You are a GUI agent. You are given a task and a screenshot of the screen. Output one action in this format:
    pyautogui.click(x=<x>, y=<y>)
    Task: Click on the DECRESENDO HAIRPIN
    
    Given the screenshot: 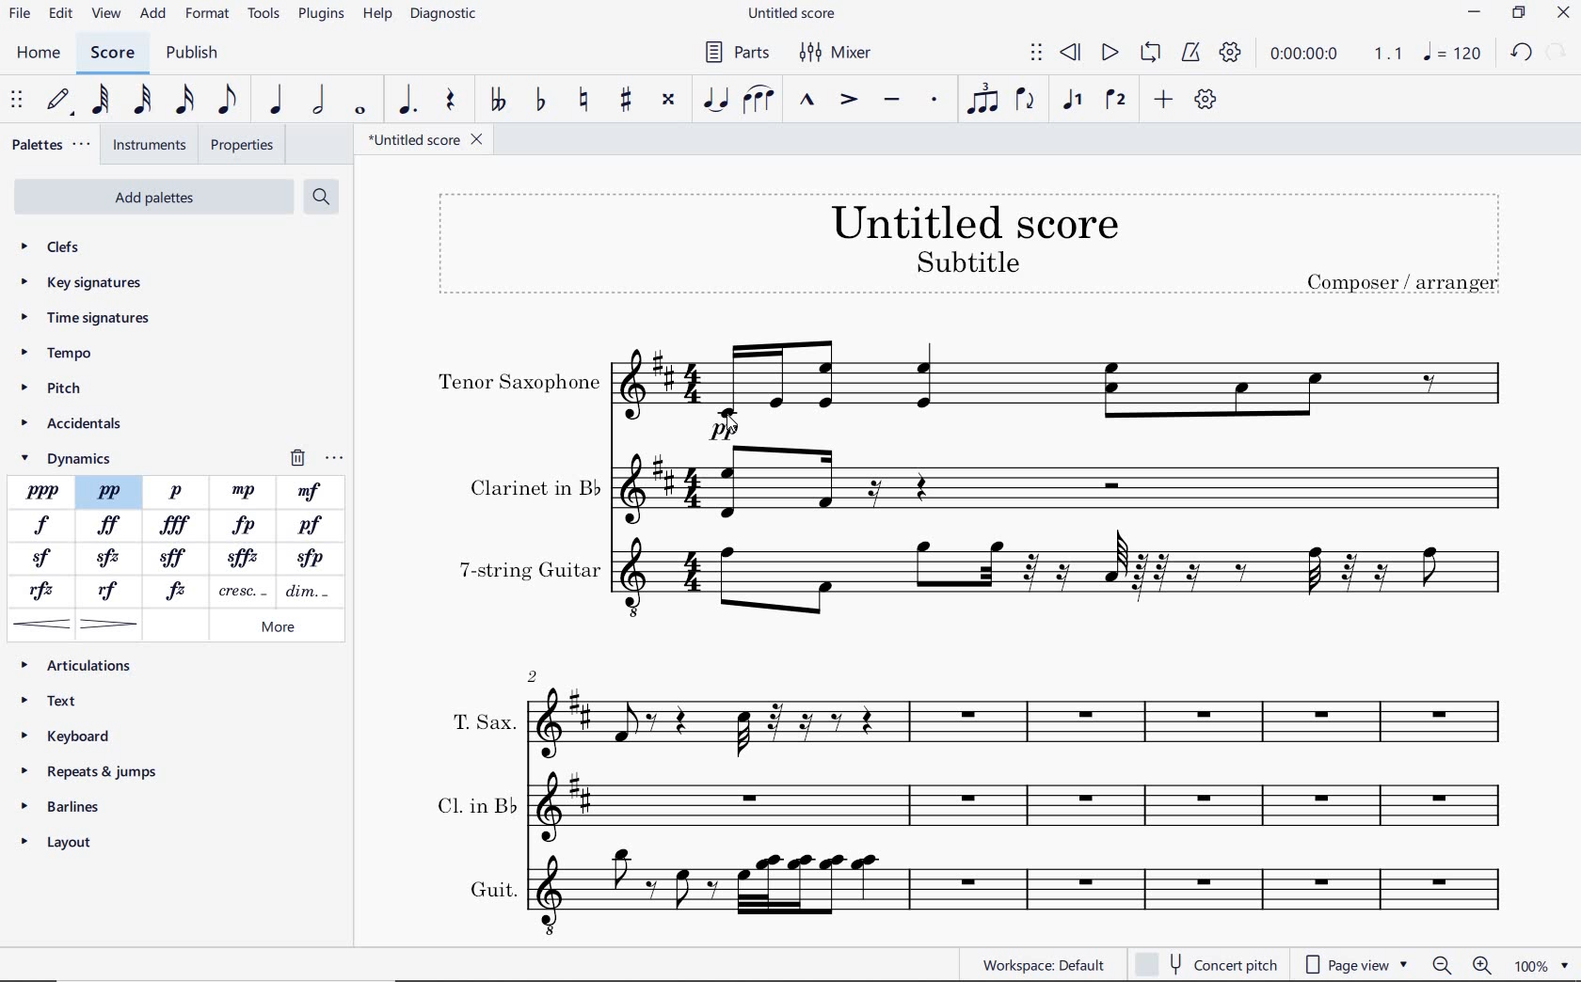 What is the action you would take?
    pyautogui.click(x=110, y=624)
    